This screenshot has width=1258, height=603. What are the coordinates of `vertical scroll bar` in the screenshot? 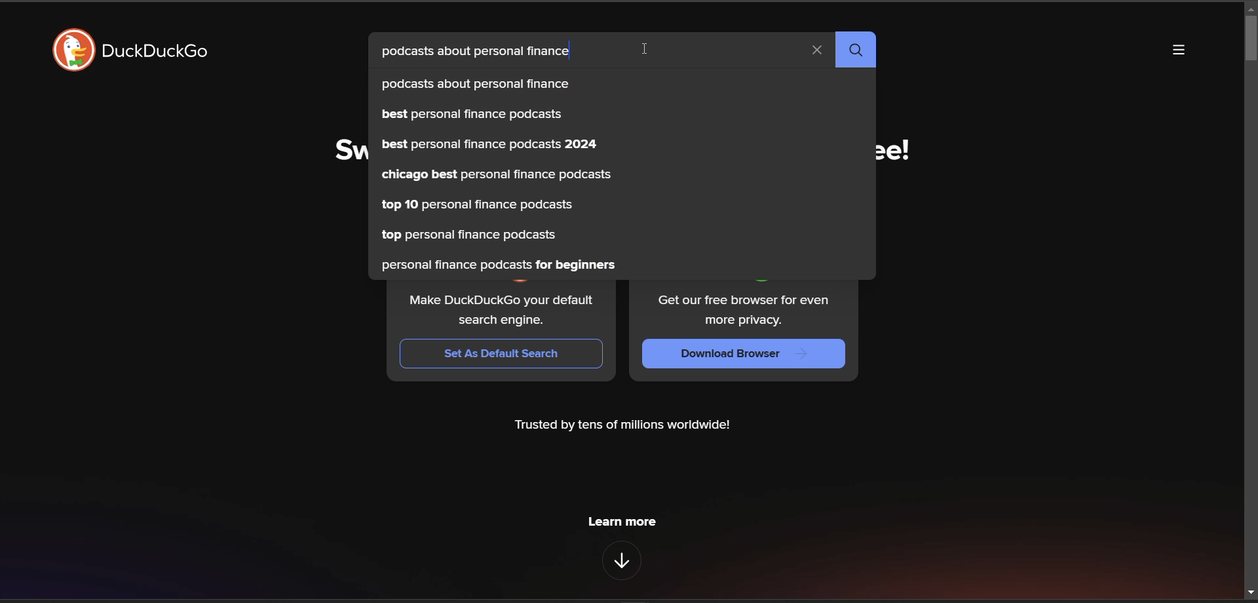 It's located at (1250, 39).